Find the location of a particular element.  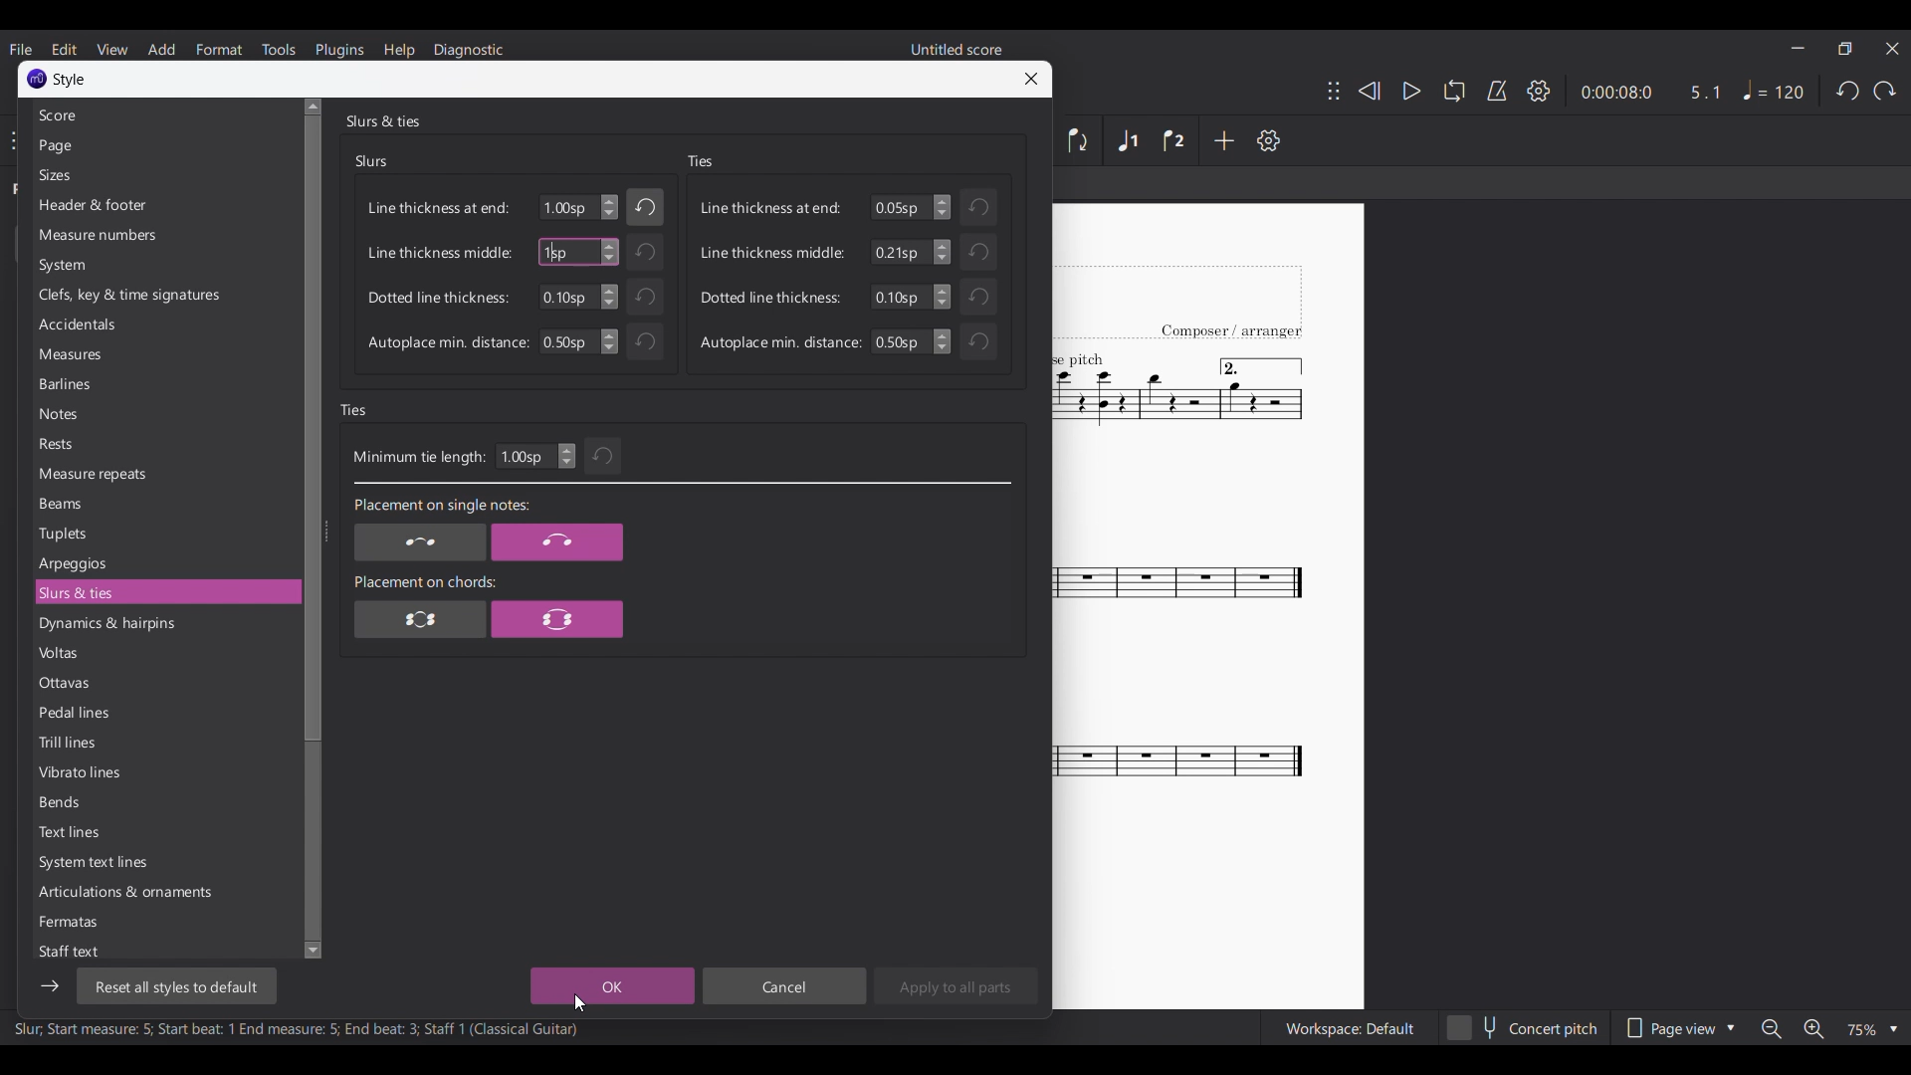

Increase/Decrease autoplace min. distance is located at coordinates (609, 341).